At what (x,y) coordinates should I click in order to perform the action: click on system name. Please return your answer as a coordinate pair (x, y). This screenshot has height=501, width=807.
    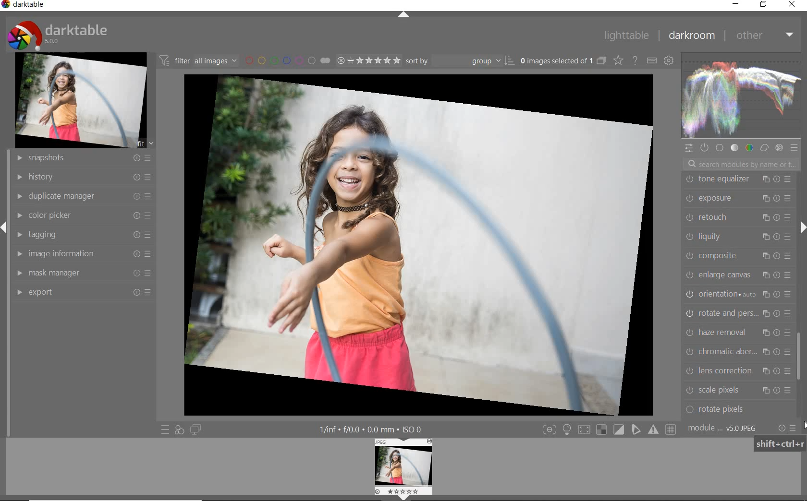
    Looking at the image, I should click on (24, 6).